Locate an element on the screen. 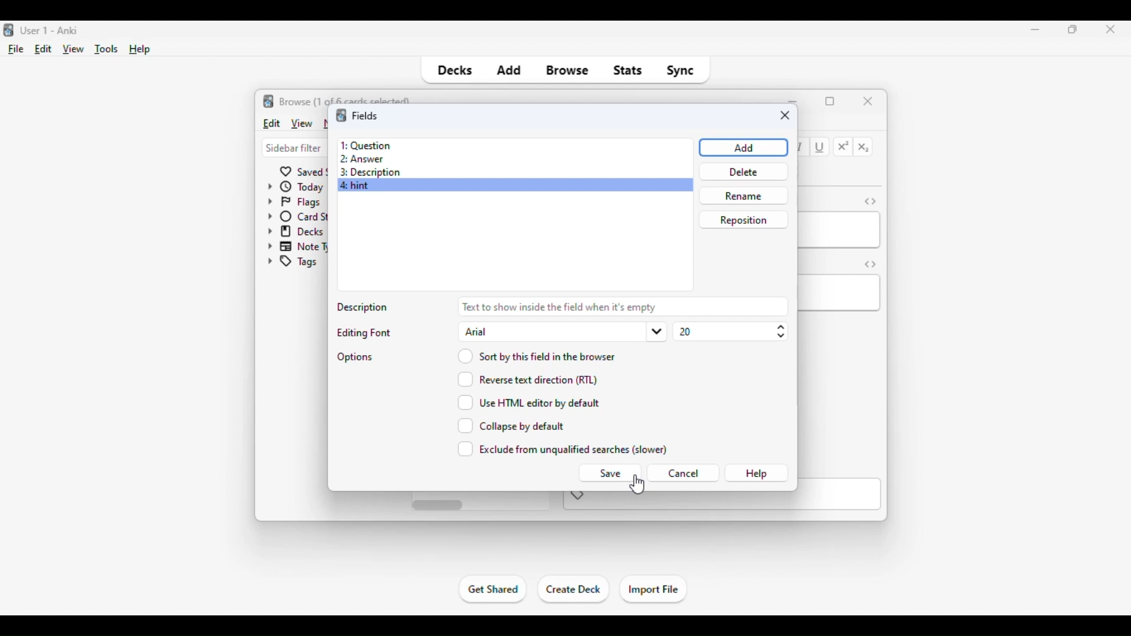 This screenshot has height=636, width=1131. edit is located at coordinates (271, 122).